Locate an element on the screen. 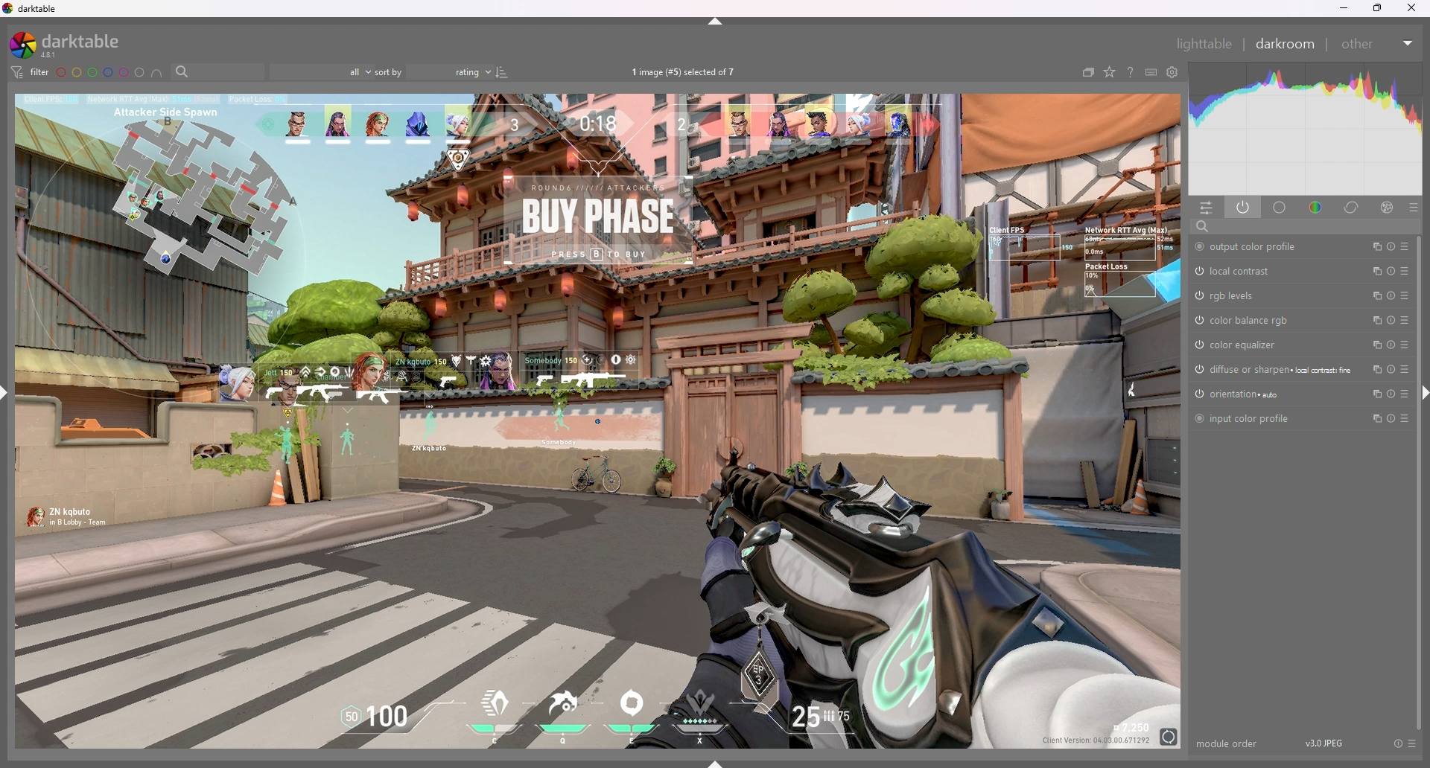  show active modules is located at coordinates (1244, 207).